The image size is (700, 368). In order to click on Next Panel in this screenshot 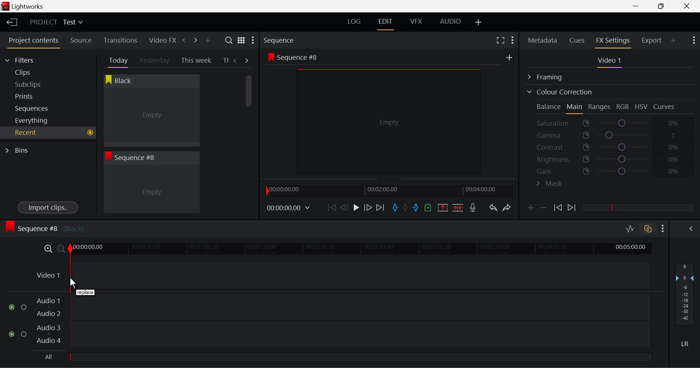, I will do `click(194, 40)`.